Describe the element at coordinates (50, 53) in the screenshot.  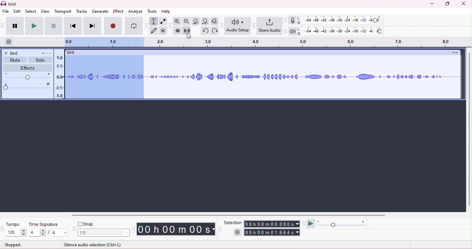
I see `track title` at that location.